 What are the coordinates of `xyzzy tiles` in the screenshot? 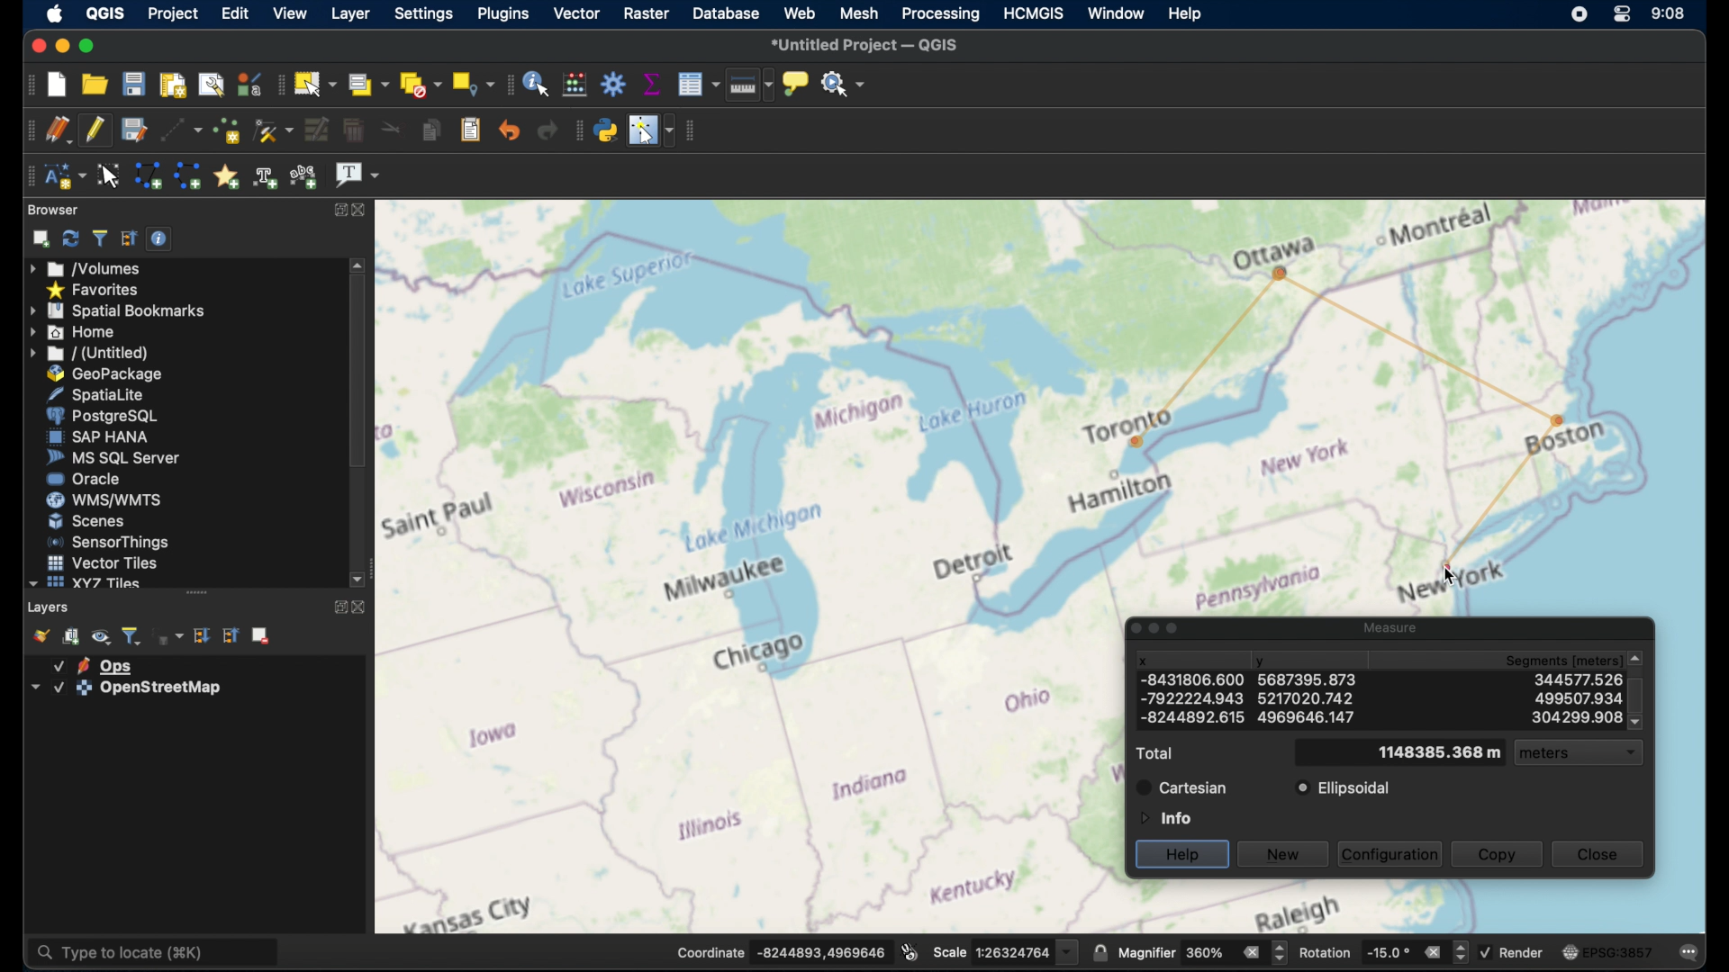 It's located at (85, 583).